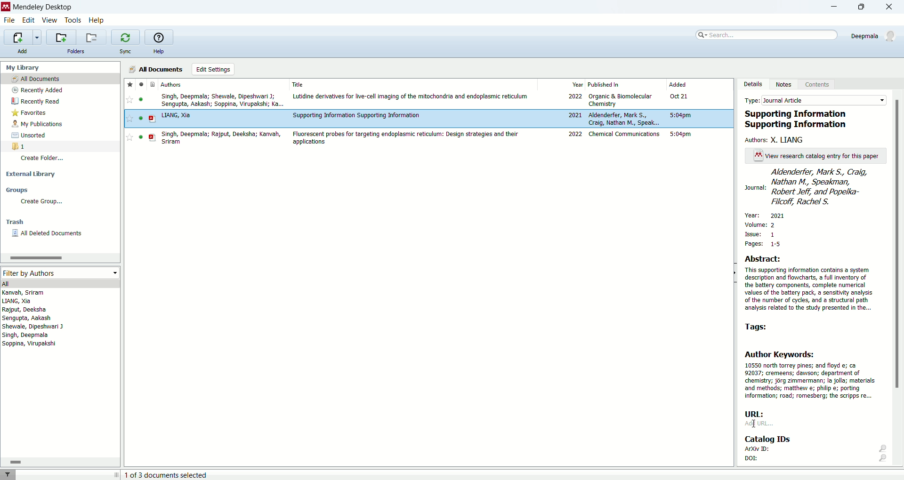 This screenshot has width=904, height=480. Describe the element at coordinates (761, 234) in the screenshot. I see `issue: 1` at that location.